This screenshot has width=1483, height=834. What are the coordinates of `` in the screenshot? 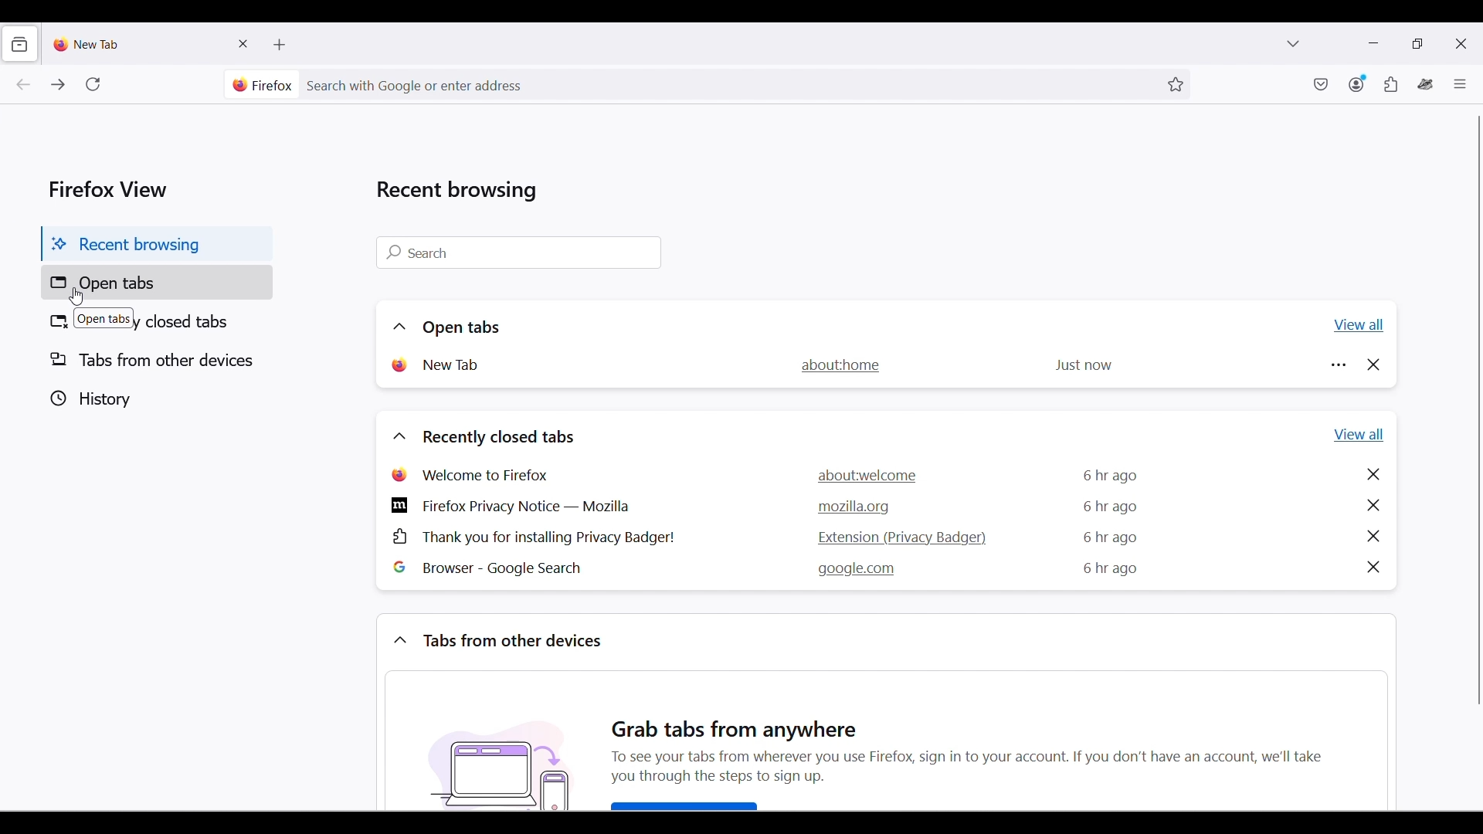 It's located at (740, 724).